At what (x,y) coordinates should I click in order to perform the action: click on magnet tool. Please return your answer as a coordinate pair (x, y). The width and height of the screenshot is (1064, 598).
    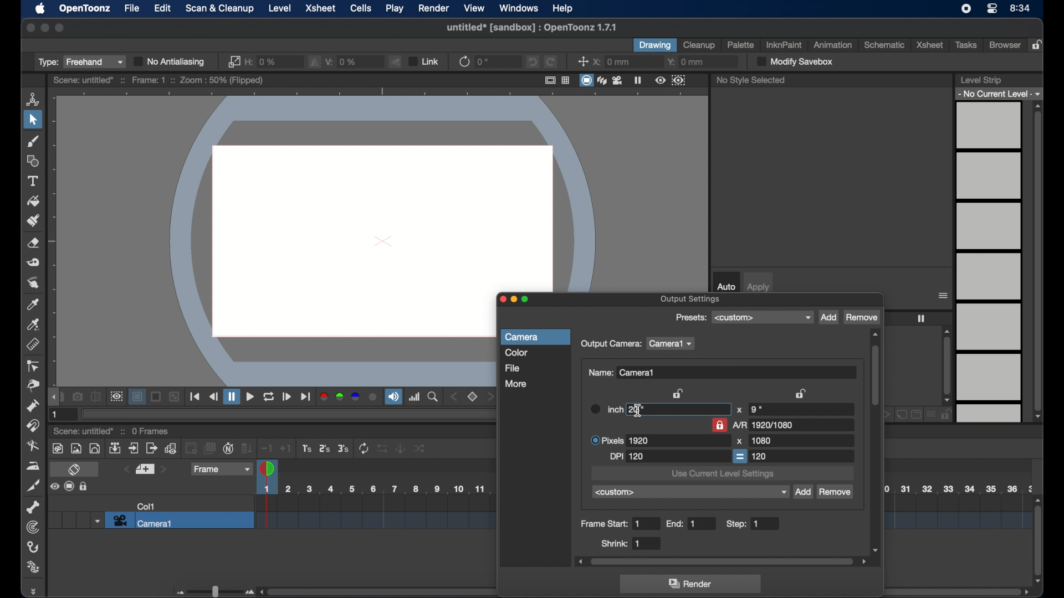
    Looking at the image, I should click on (34, 425).